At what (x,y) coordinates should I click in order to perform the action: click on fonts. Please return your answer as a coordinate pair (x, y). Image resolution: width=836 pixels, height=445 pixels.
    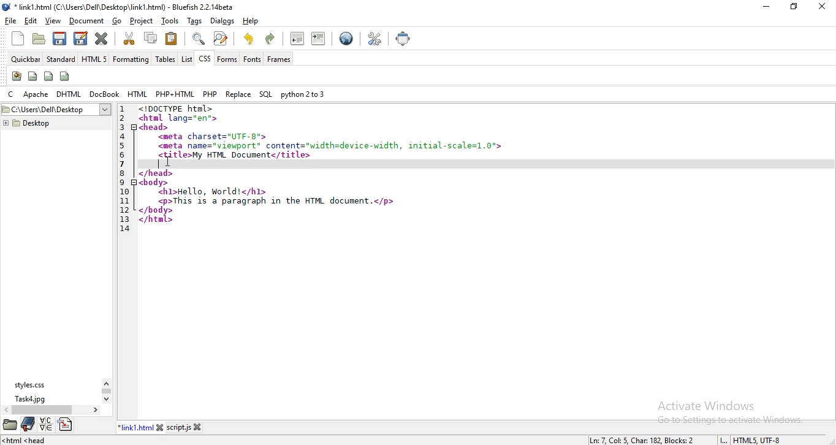
    Looking at the image, I should click on (251, 59).